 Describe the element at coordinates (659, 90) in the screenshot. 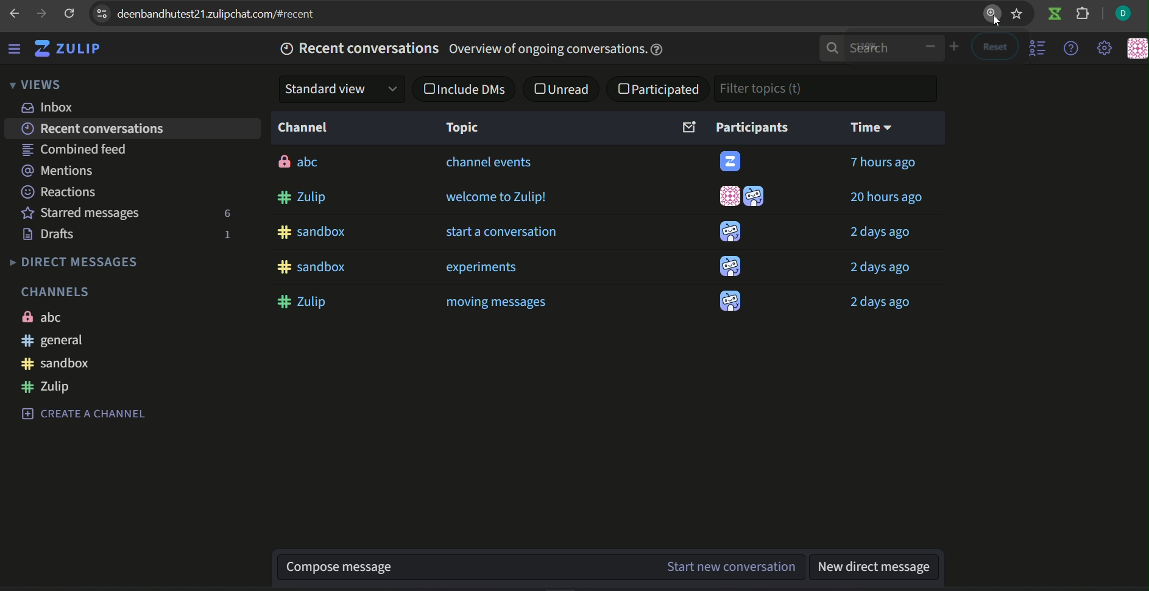

I see `participated` at that location.